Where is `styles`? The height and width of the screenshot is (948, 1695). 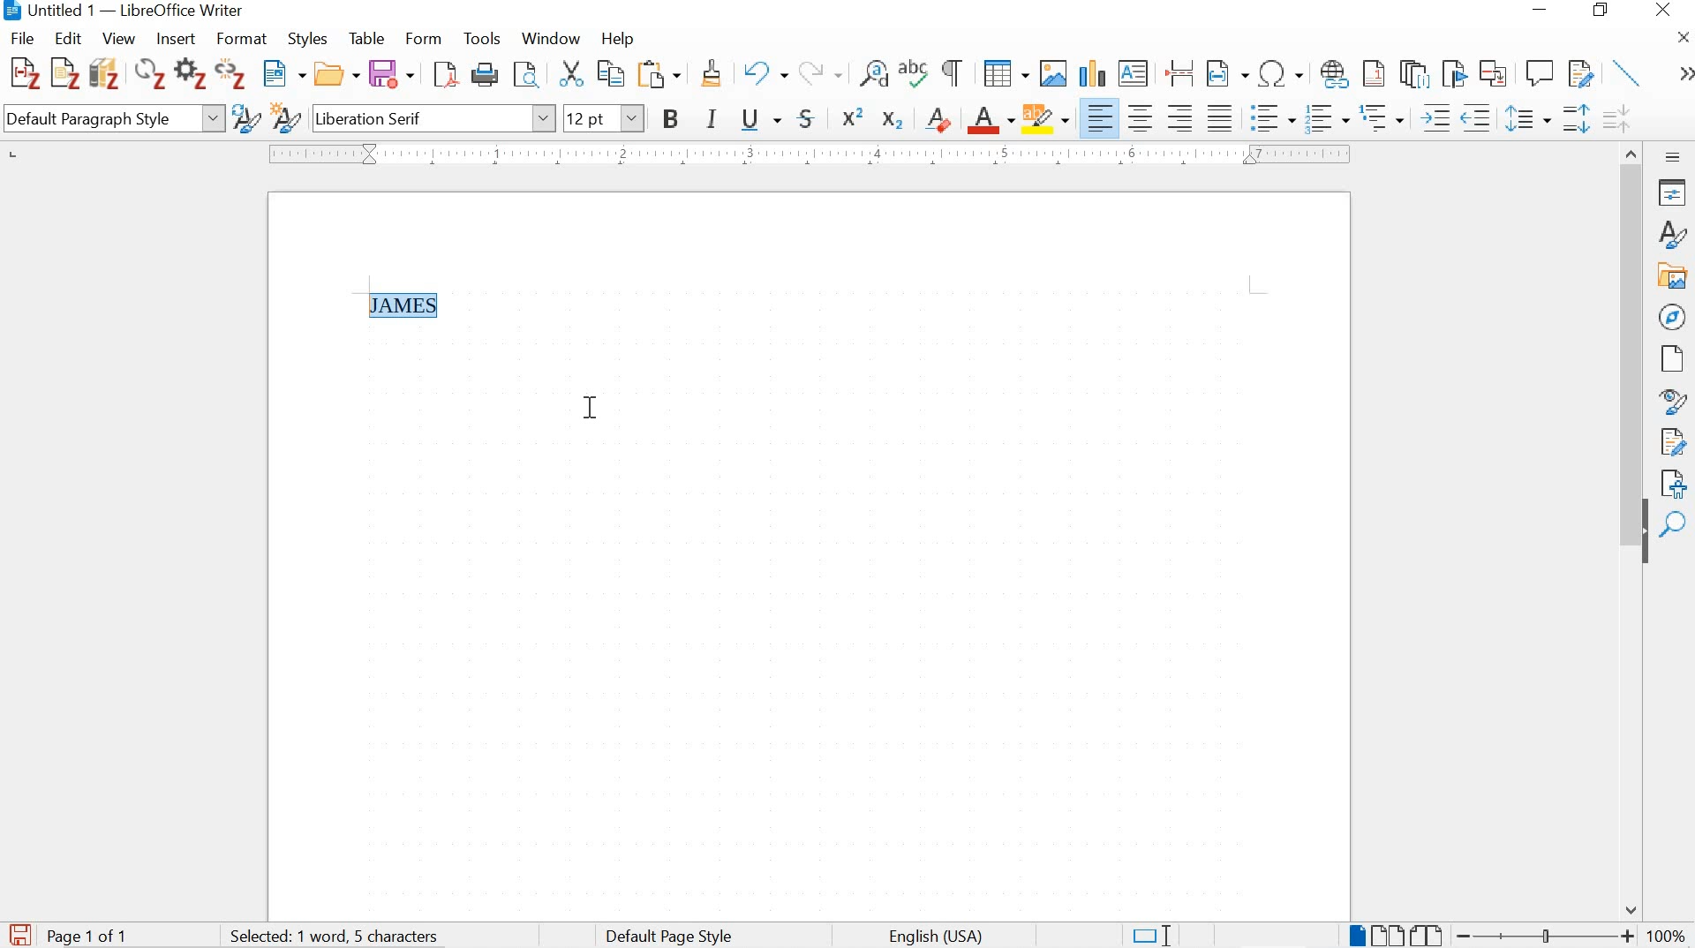 styles is located at coordinates (1670, 234).